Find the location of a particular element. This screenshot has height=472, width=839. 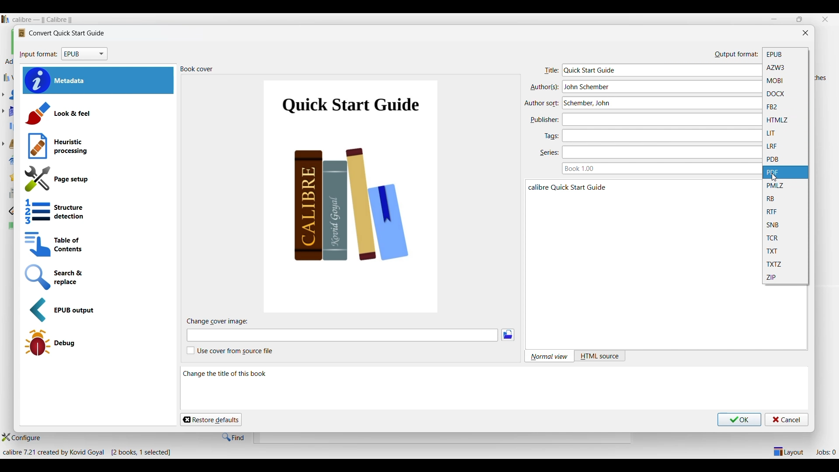

Browse images is located at coordinates (508, 335).